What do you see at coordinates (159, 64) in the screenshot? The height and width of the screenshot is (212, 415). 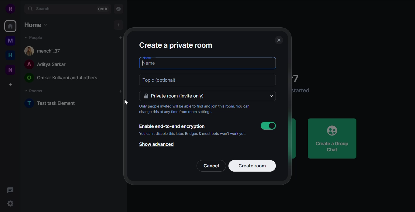 I see `type name` at bounding box center [159, 64].